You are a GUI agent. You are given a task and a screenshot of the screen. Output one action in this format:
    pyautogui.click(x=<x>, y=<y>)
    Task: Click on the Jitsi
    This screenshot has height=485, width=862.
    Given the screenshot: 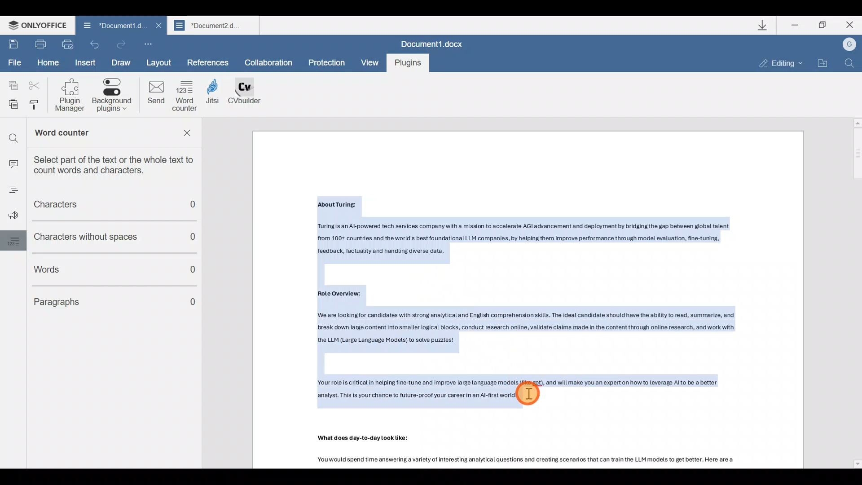 What is the action you would take?
    pyautogui.click(x=218, y=97)
    